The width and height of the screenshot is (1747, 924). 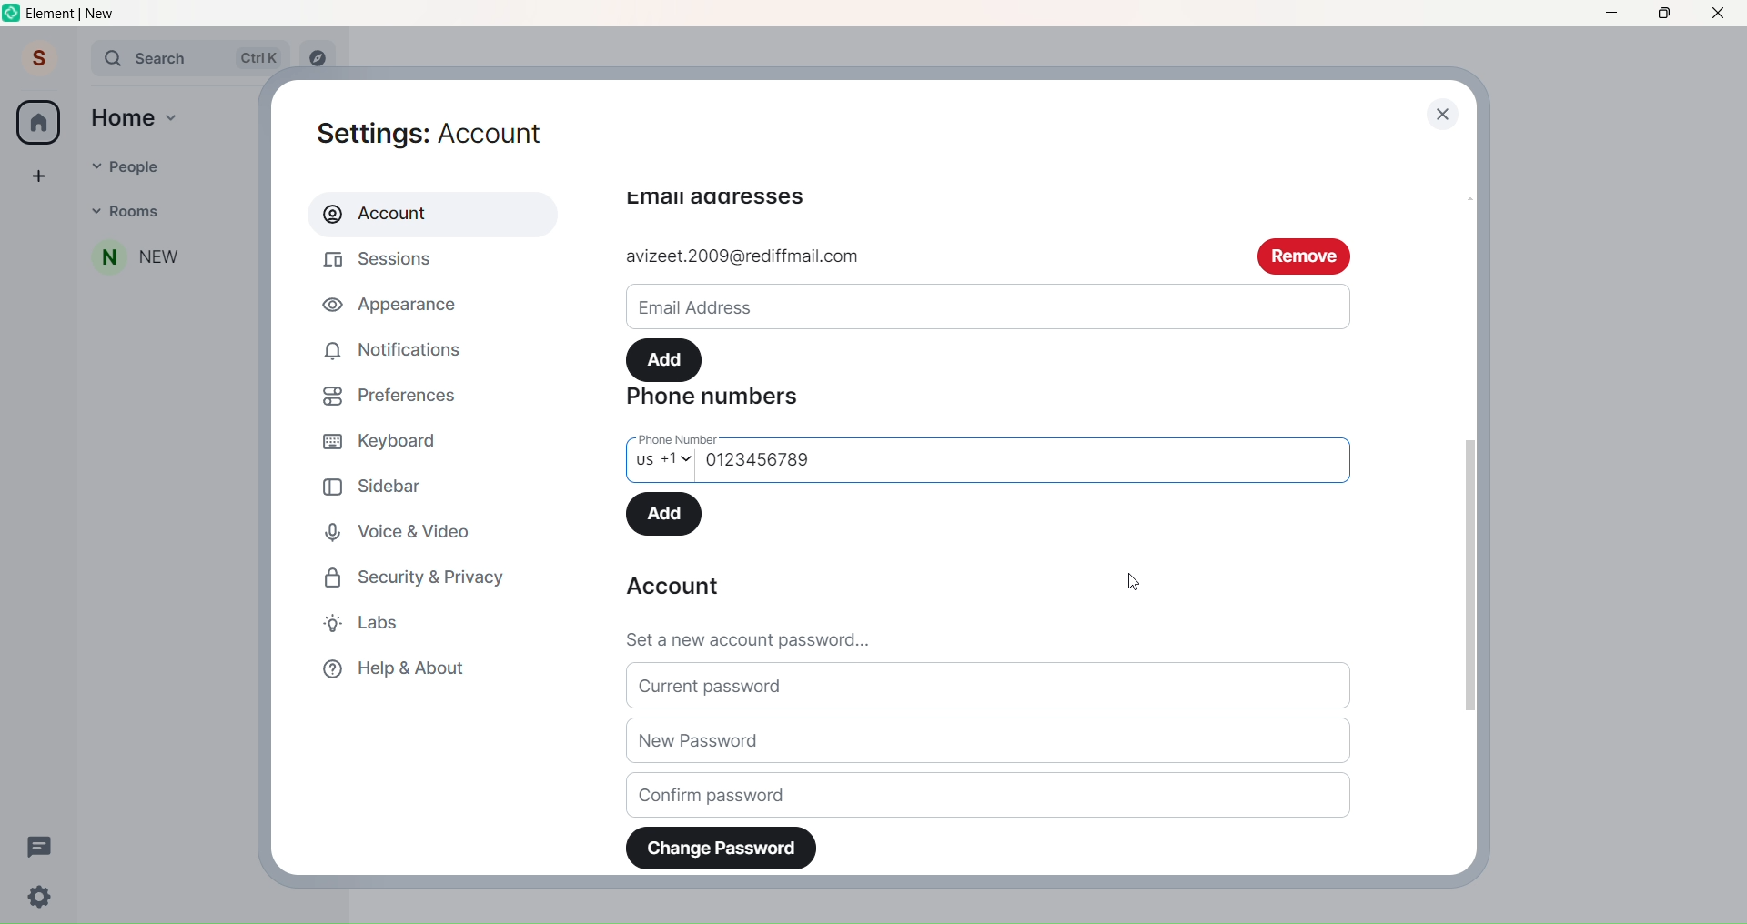 What do you see at coordinates (661, 467) in the screenshot?
I see `Select Country` at bounding box center [661, 467].